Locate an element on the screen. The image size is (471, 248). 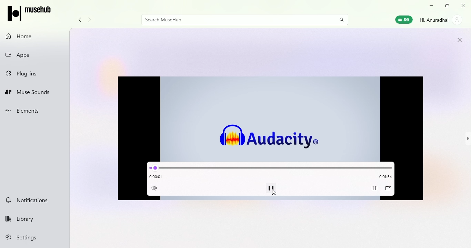
Cast to device is located at coordinates (388, 188).